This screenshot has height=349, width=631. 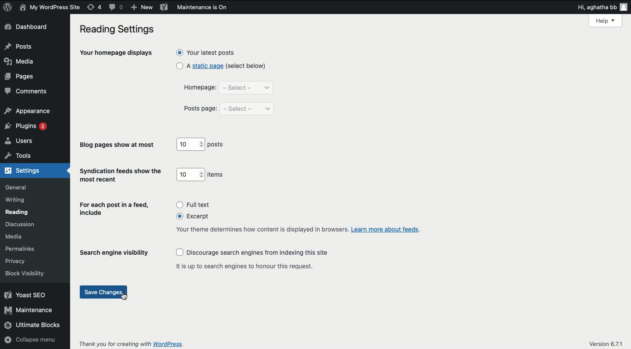 What do you see at coordinates (201, 110) in the screenshot?
I see `posts page` at bounding box center [201, 110].